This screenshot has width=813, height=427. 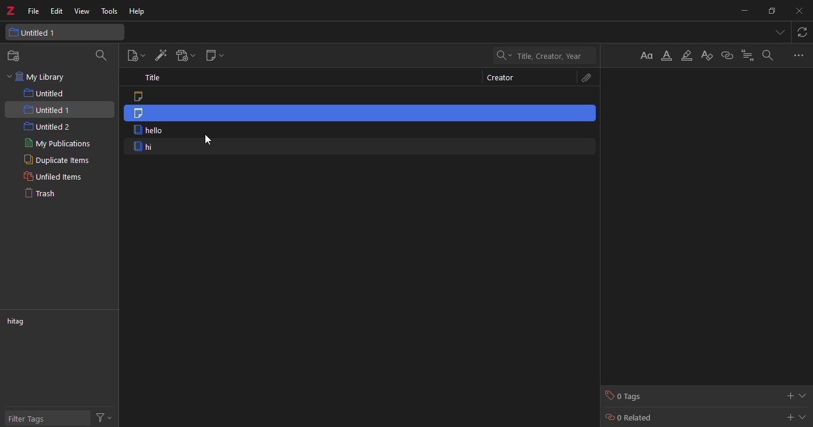 I want to click on z, so click(x=12, y=12).